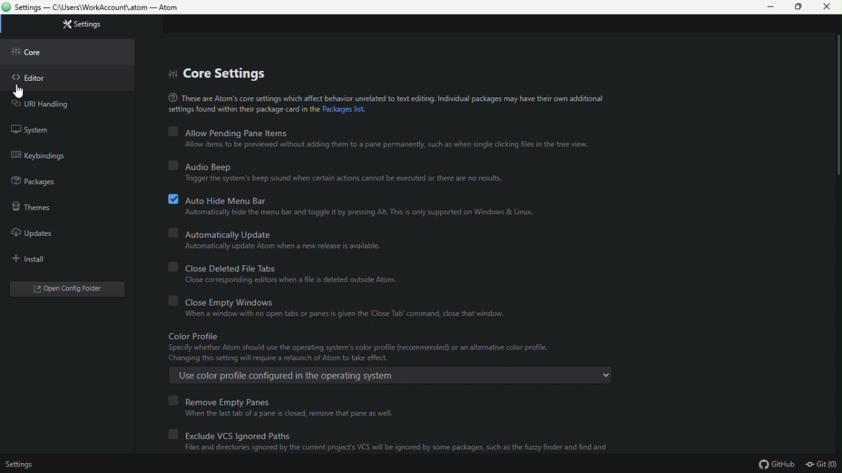 The width and height of the screenshot is (842, 473). Describe the element at coordinates (295, 415) in the screenshot. I see `‘When the last tab of a pane is closed, remove that pane as well.` at that location.